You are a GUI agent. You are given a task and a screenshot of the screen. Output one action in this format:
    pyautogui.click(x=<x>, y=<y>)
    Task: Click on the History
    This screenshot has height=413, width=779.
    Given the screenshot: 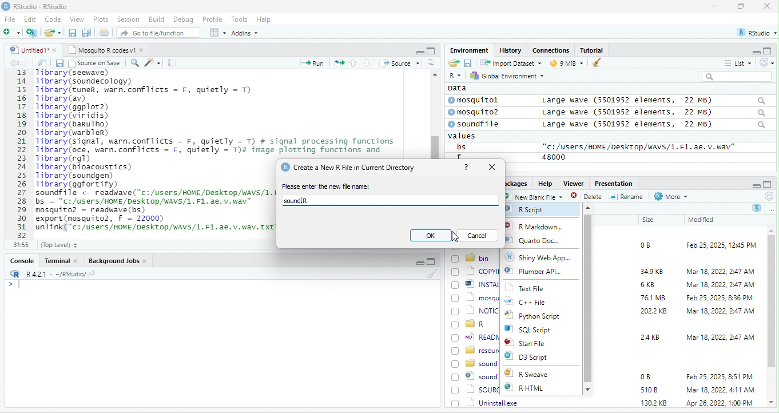 What is the action you would take?
    pyautogui.click(x=511, y=50)
    